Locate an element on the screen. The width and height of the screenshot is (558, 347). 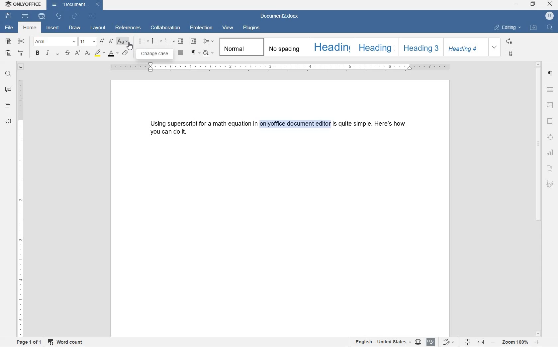
justified is located at coordinates (181, 53).